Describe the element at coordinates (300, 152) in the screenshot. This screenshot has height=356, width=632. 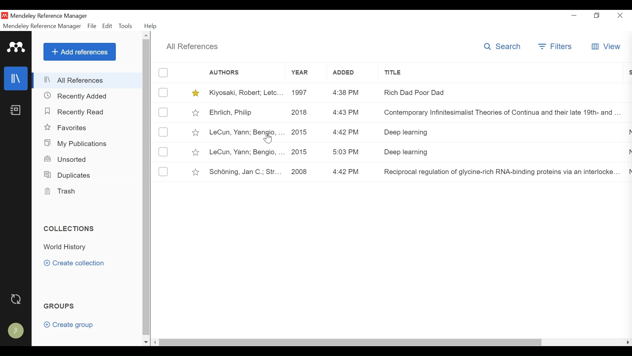
I see `2015` at that location.